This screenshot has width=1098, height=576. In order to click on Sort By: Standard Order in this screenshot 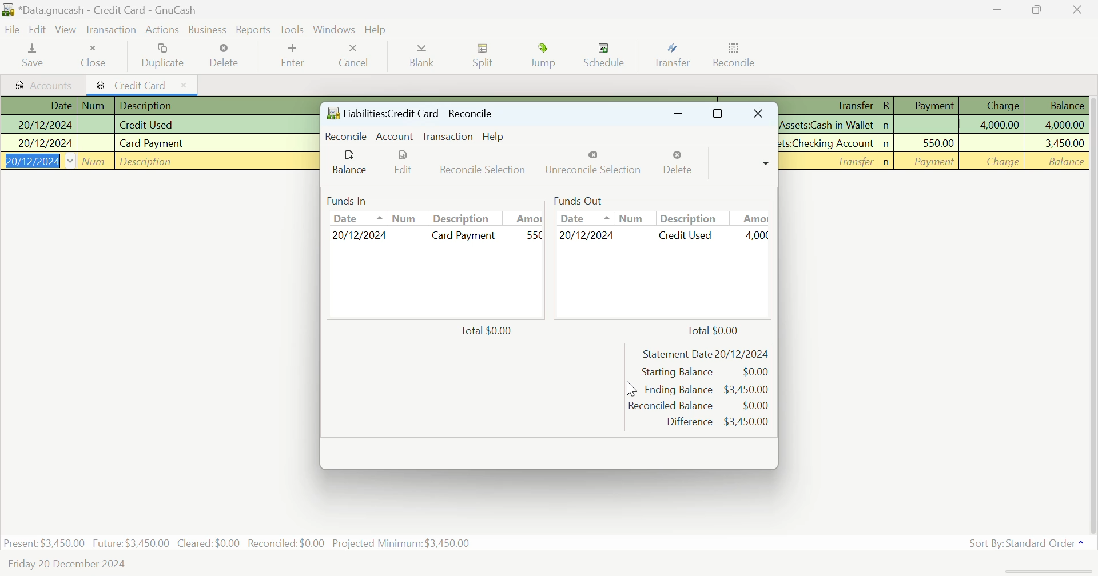, I will do `click(1029, 543)`.